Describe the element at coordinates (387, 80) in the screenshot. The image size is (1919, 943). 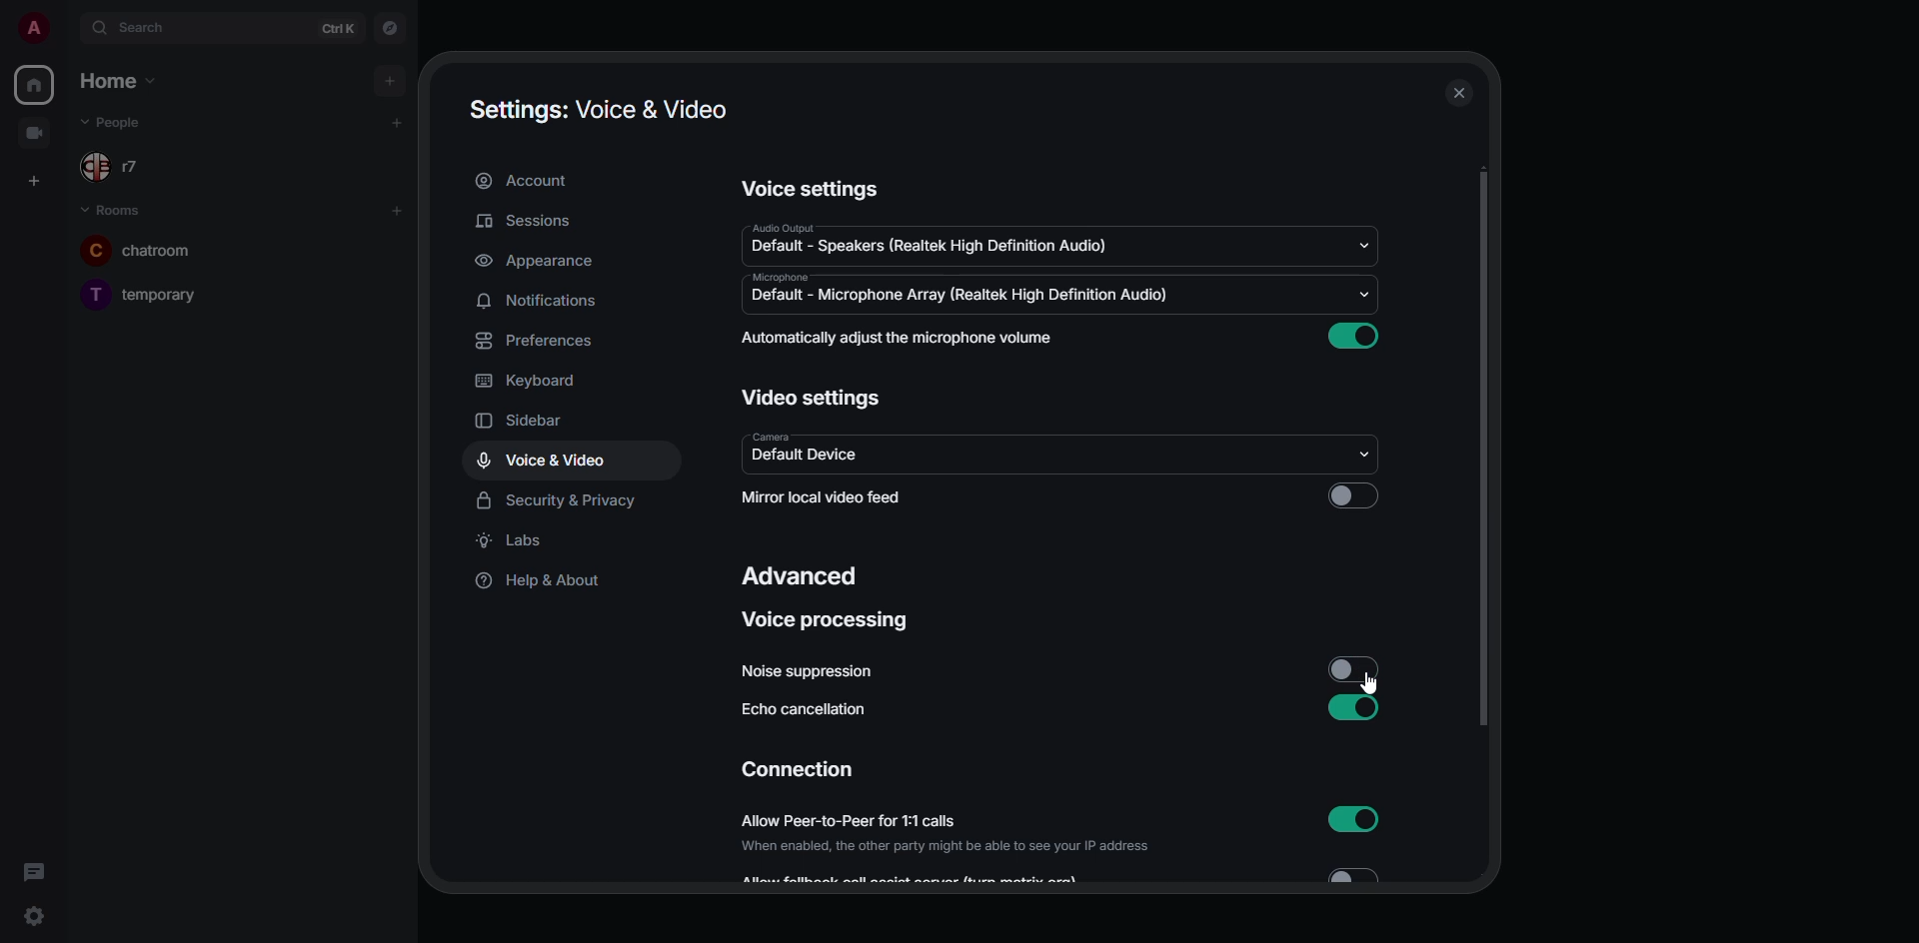
I see `add` at that location.